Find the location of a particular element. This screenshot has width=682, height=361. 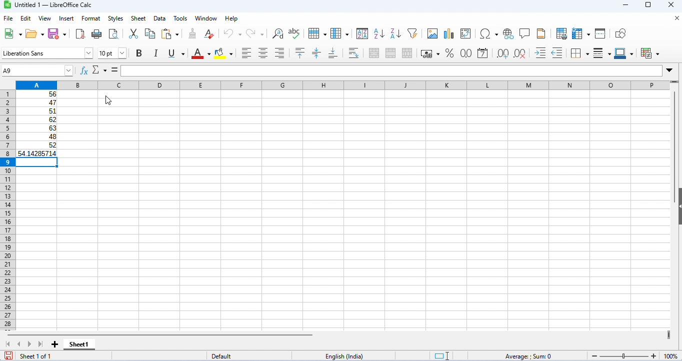

close is located at coordinates (675, 18).